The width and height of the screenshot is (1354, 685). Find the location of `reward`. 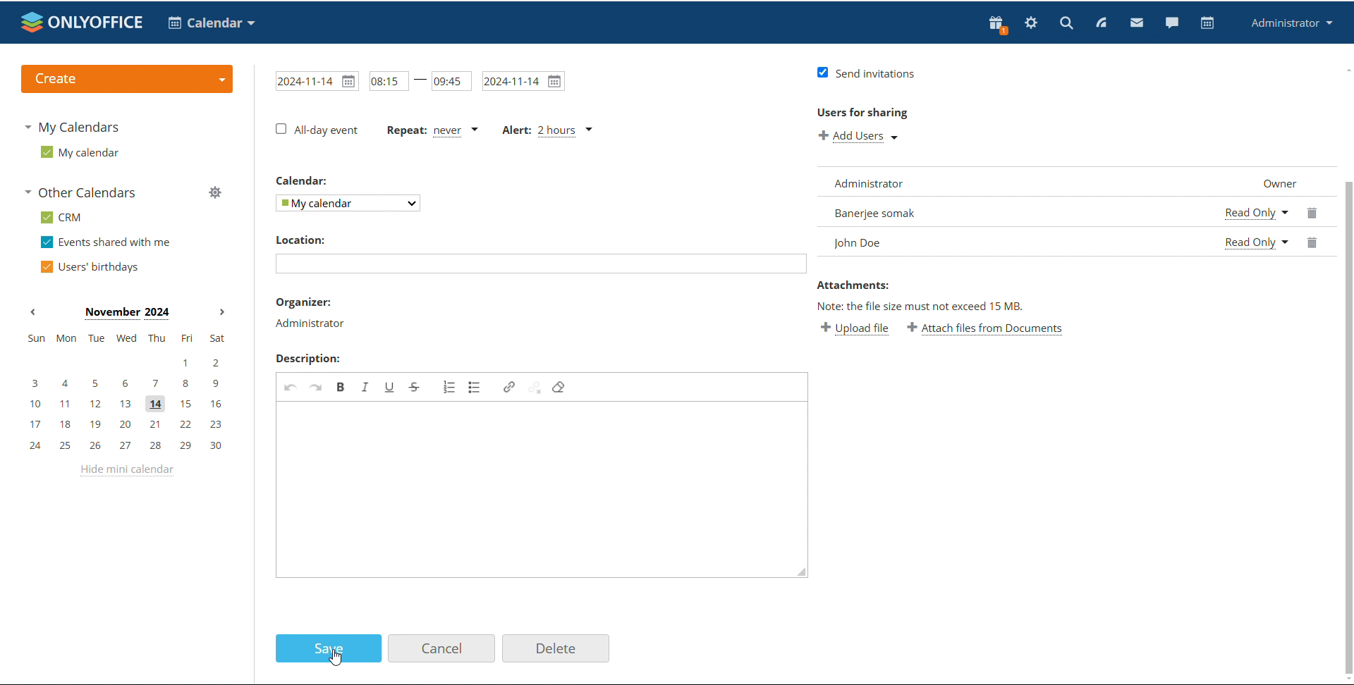

reward is located at coordinates (998, 25).